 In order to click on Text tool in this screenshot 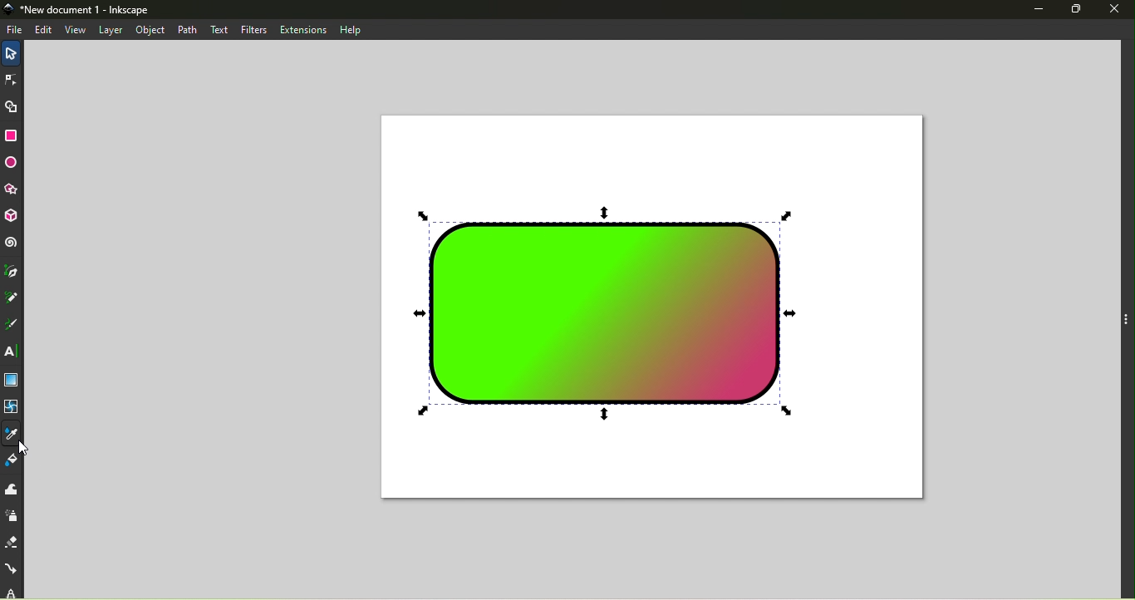, I will do `click(12, 352)`.